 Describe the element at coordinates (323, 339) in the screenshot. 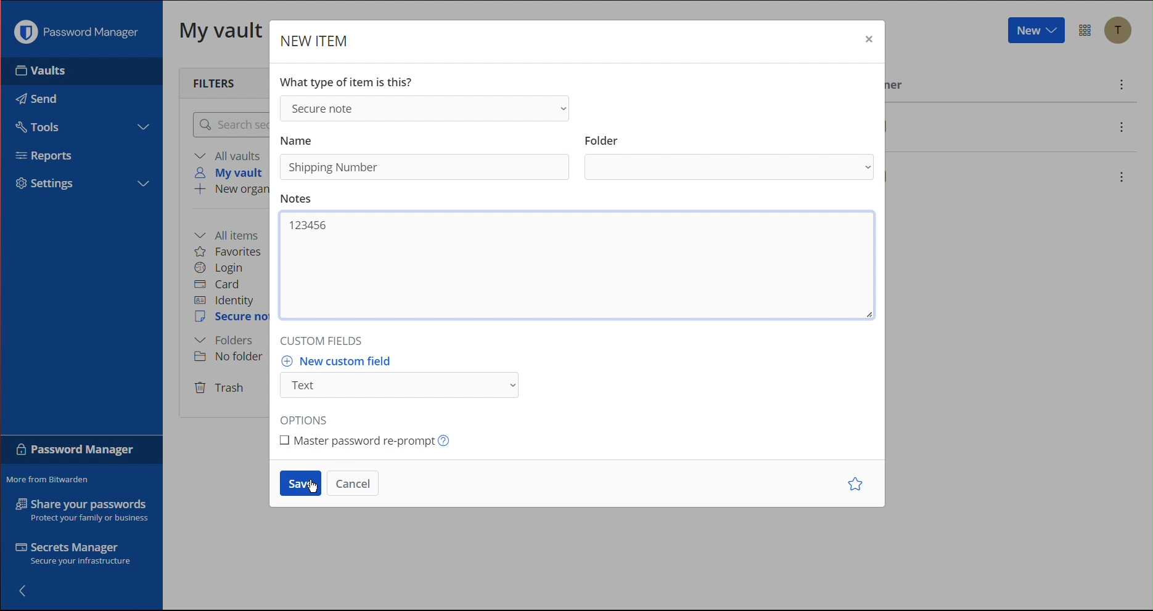

I see `Custom Fields` at that location.